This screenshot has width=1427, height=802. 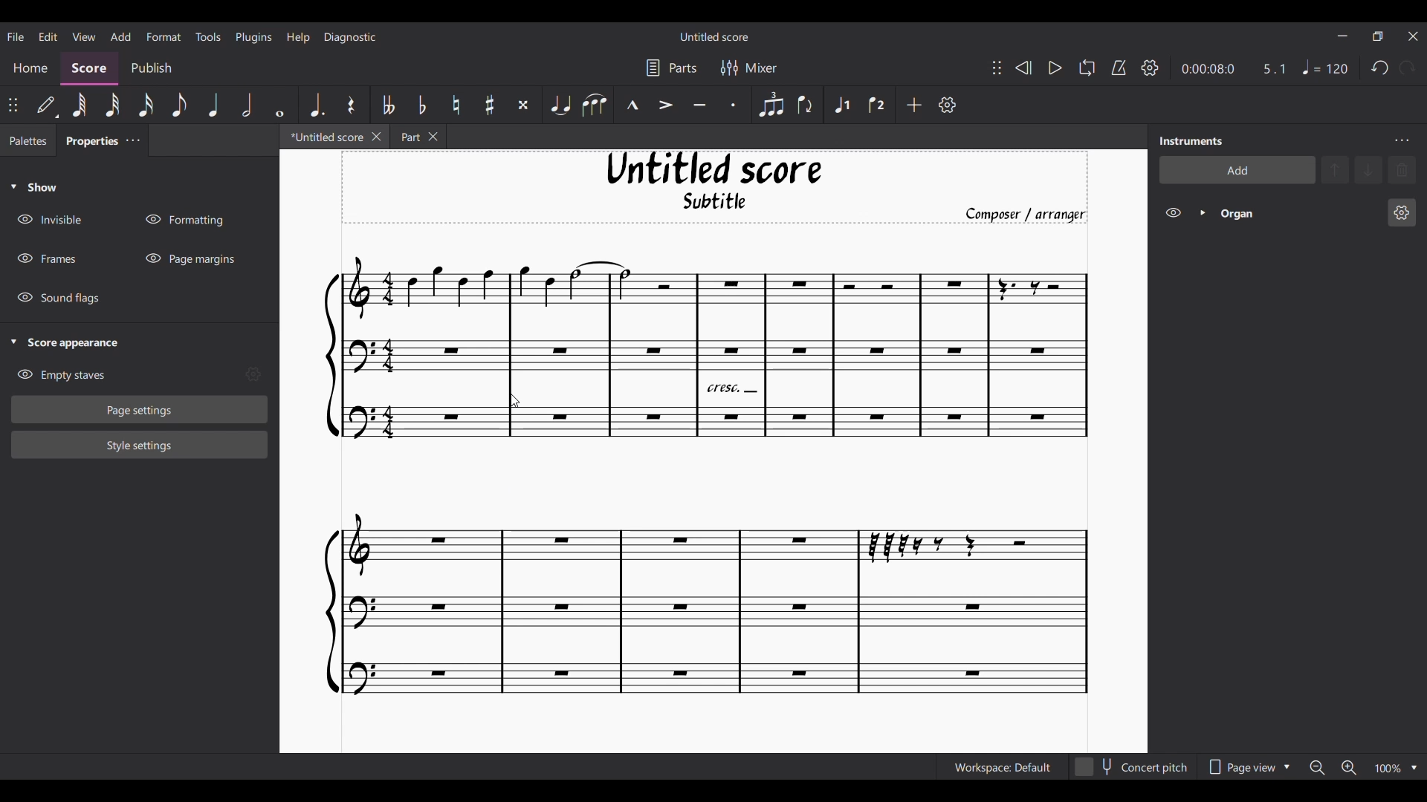 I want to click on Hide Frames, so click(x=47, y=258).